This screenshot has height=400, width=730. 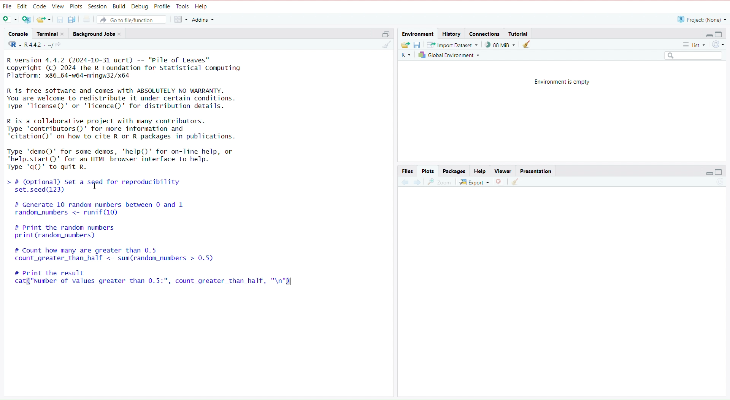 I want to click on Save all open files, so click(x=71, y=20).